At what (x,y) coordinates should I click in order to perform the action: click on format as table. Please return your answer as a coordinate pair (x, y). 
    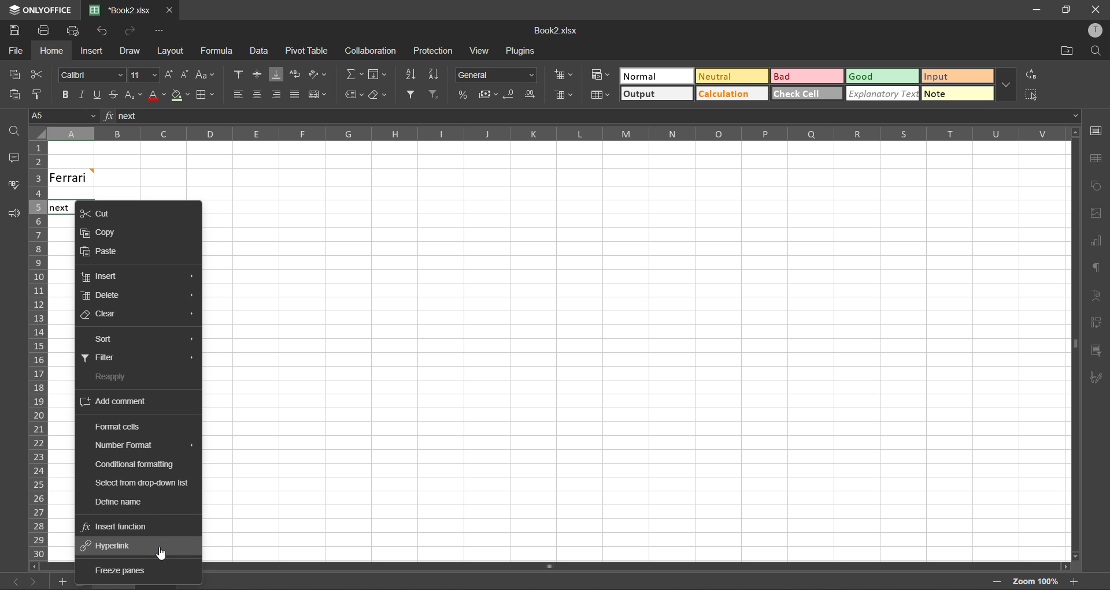
    Looking at the image, I should click on (598, 95).